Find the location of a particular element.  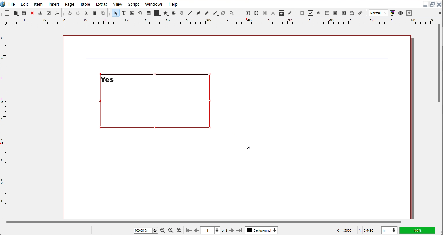

Select current page is located at coordinates (210, 230).